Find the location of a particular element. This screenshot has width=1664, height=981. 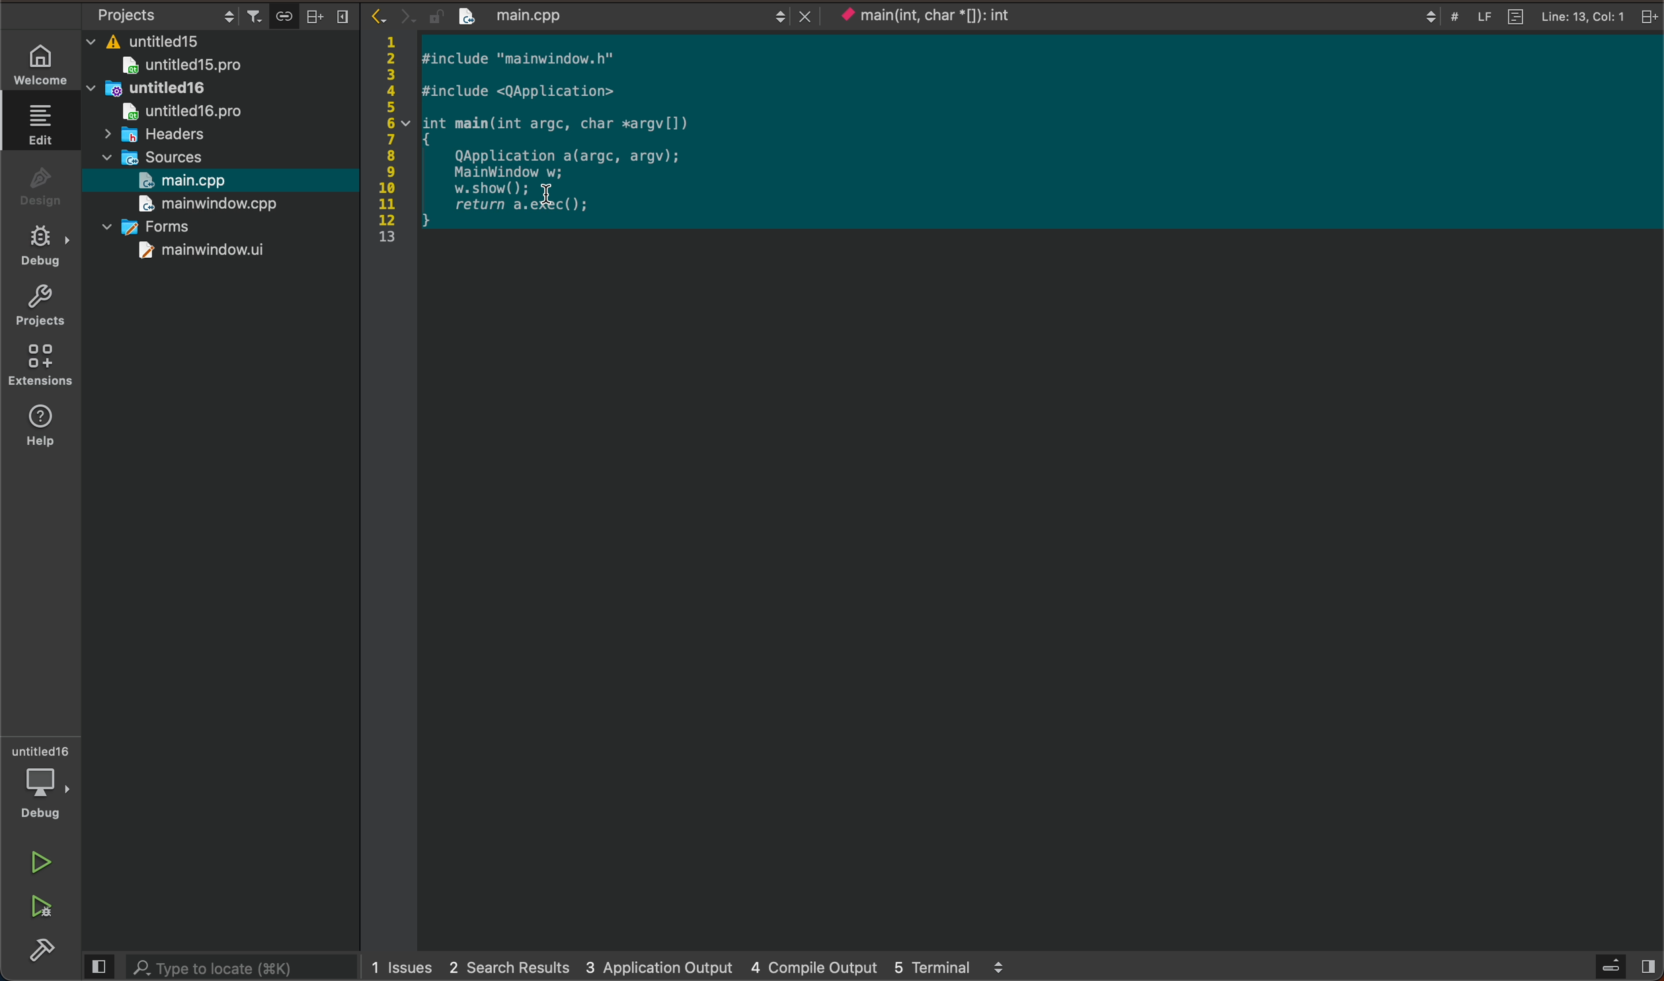

headers is located at coordinates (153, 135).